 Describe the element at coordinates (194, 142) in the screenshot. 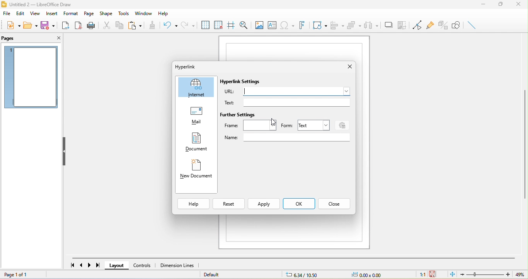

I see `document` at that location.